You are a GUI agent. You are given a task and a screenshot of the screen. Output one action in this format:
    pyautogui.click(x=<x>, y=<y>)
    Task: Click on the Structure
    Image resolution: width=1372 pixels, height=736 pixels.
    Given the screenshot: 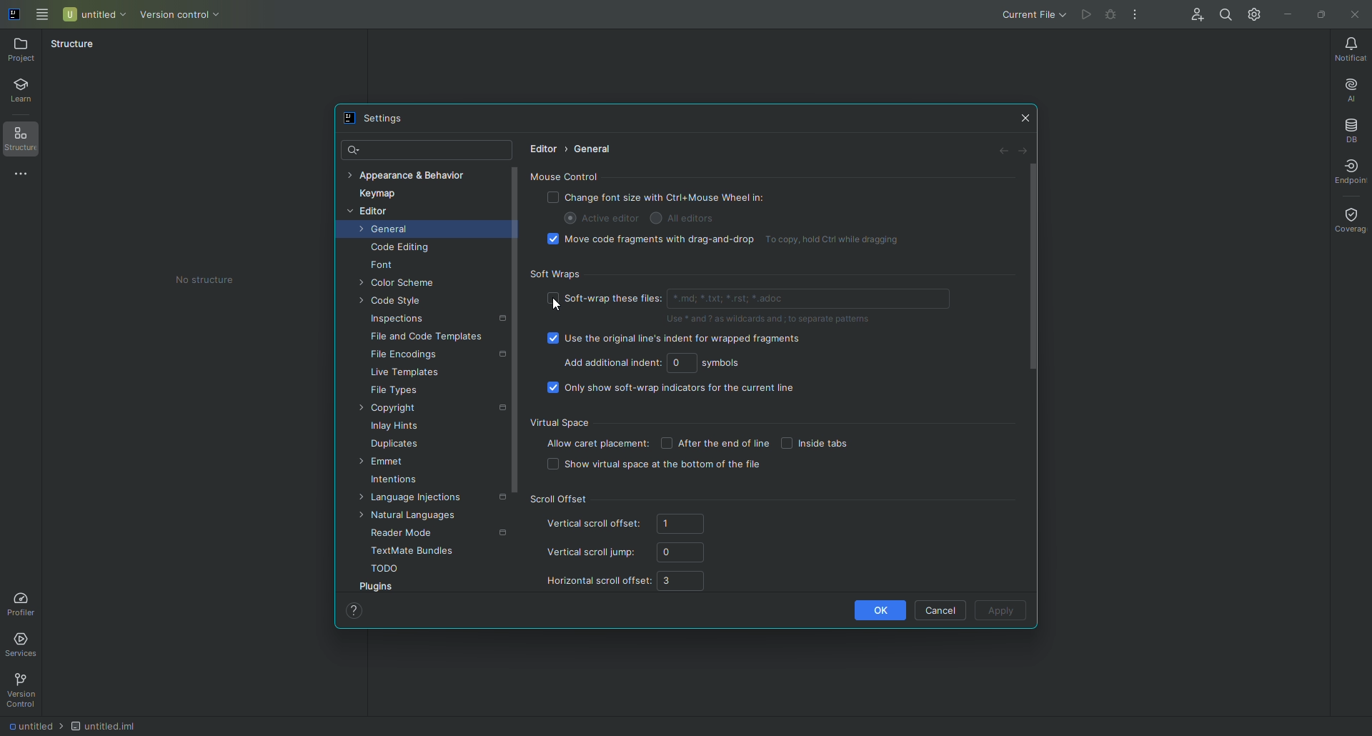 What is the action you would take?
    pyautogui.click(x=21, y=142)
    